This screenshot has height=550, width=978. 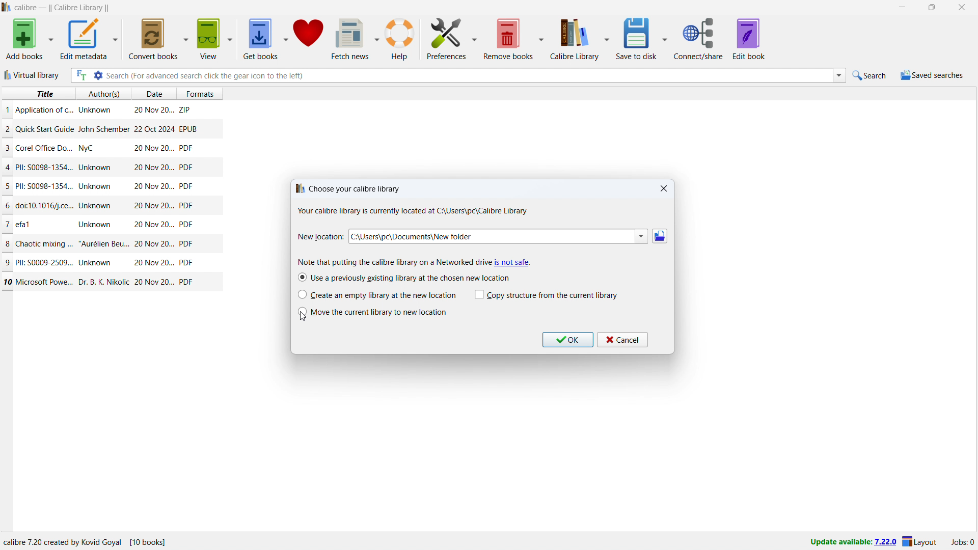 I want to click on add books options, so click(x=51, y=39).